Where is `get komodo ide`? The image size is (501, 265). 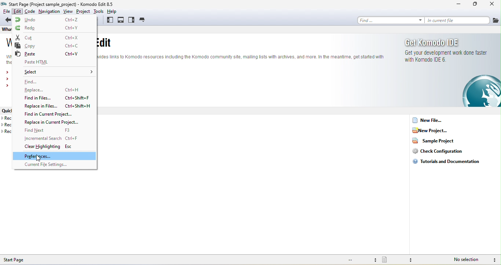 get komodo ide is located at coordinates (451, 72).